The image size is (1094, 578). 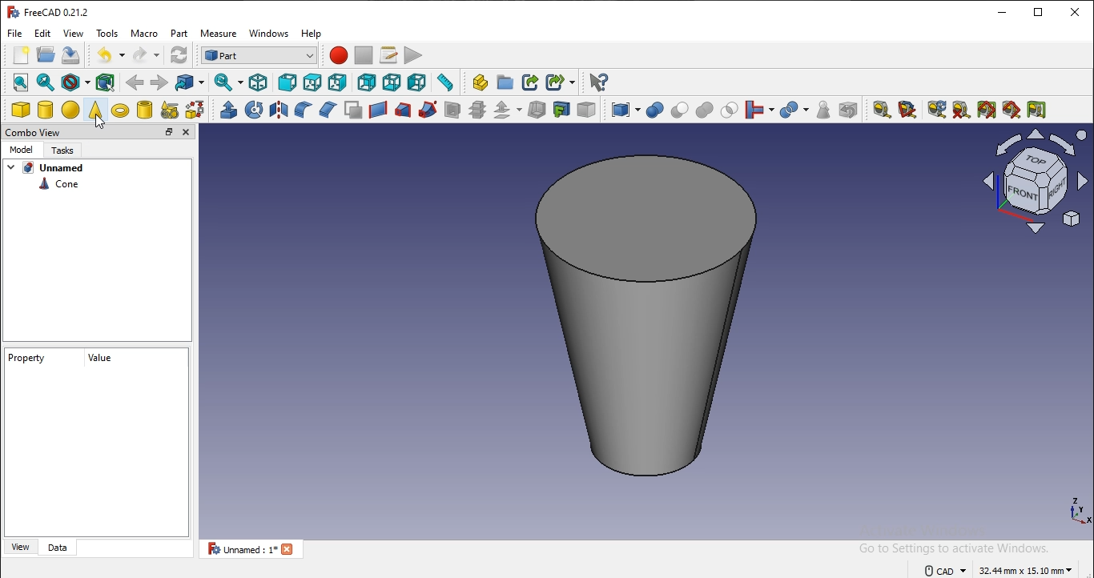 I want to click on create primitive, so click(x=194, y=110).